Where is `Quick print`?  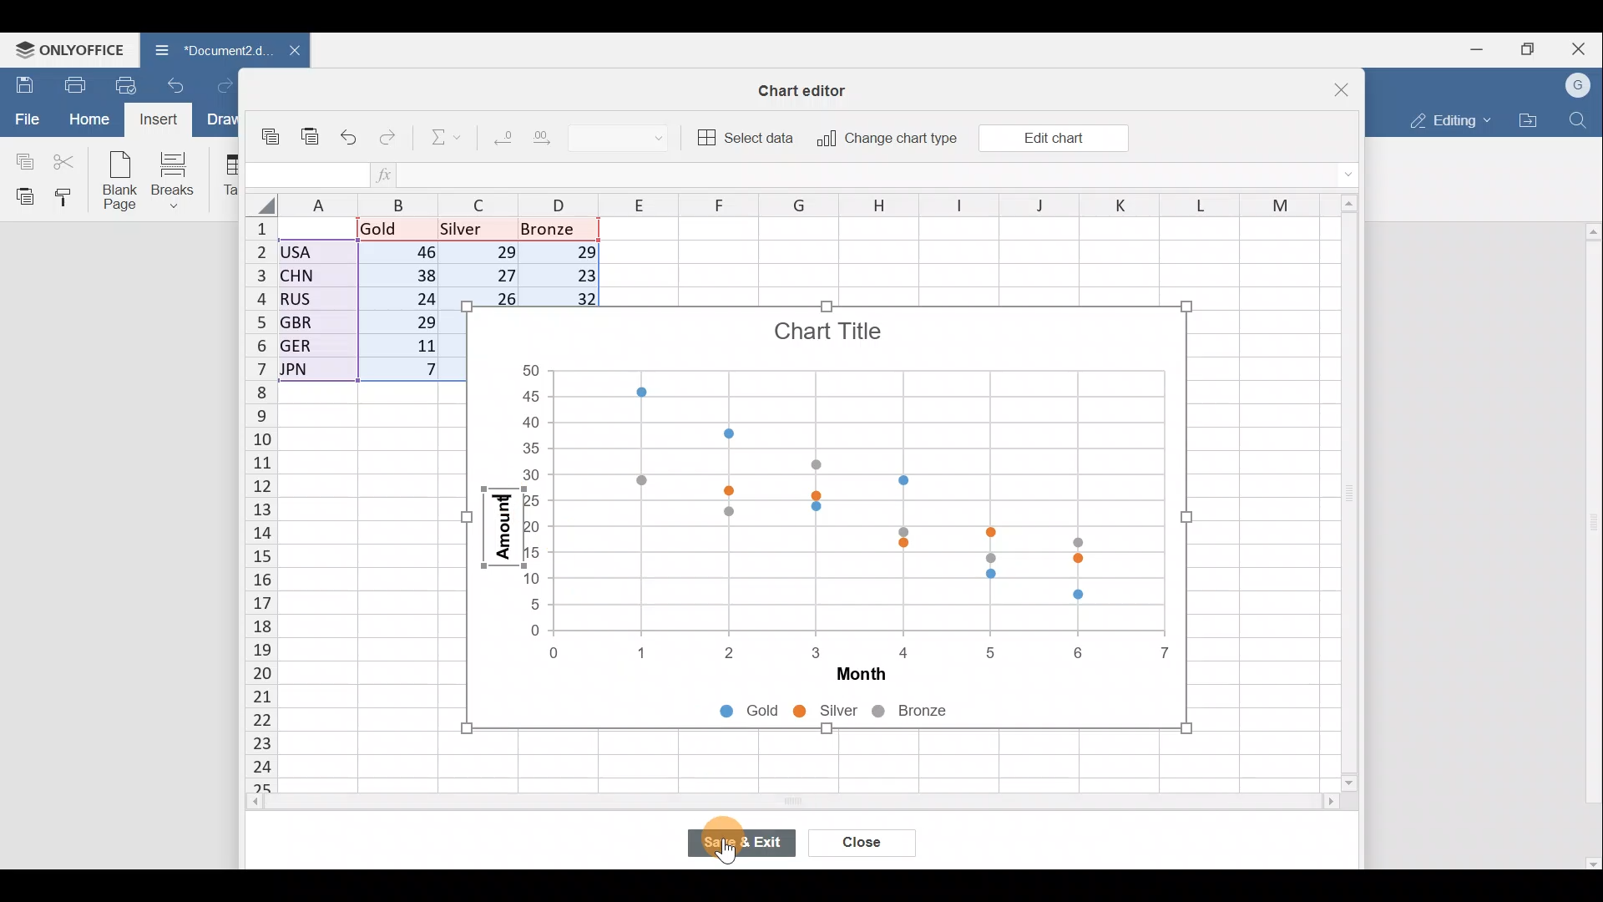 Quick print is located at coordinates (127, 85).